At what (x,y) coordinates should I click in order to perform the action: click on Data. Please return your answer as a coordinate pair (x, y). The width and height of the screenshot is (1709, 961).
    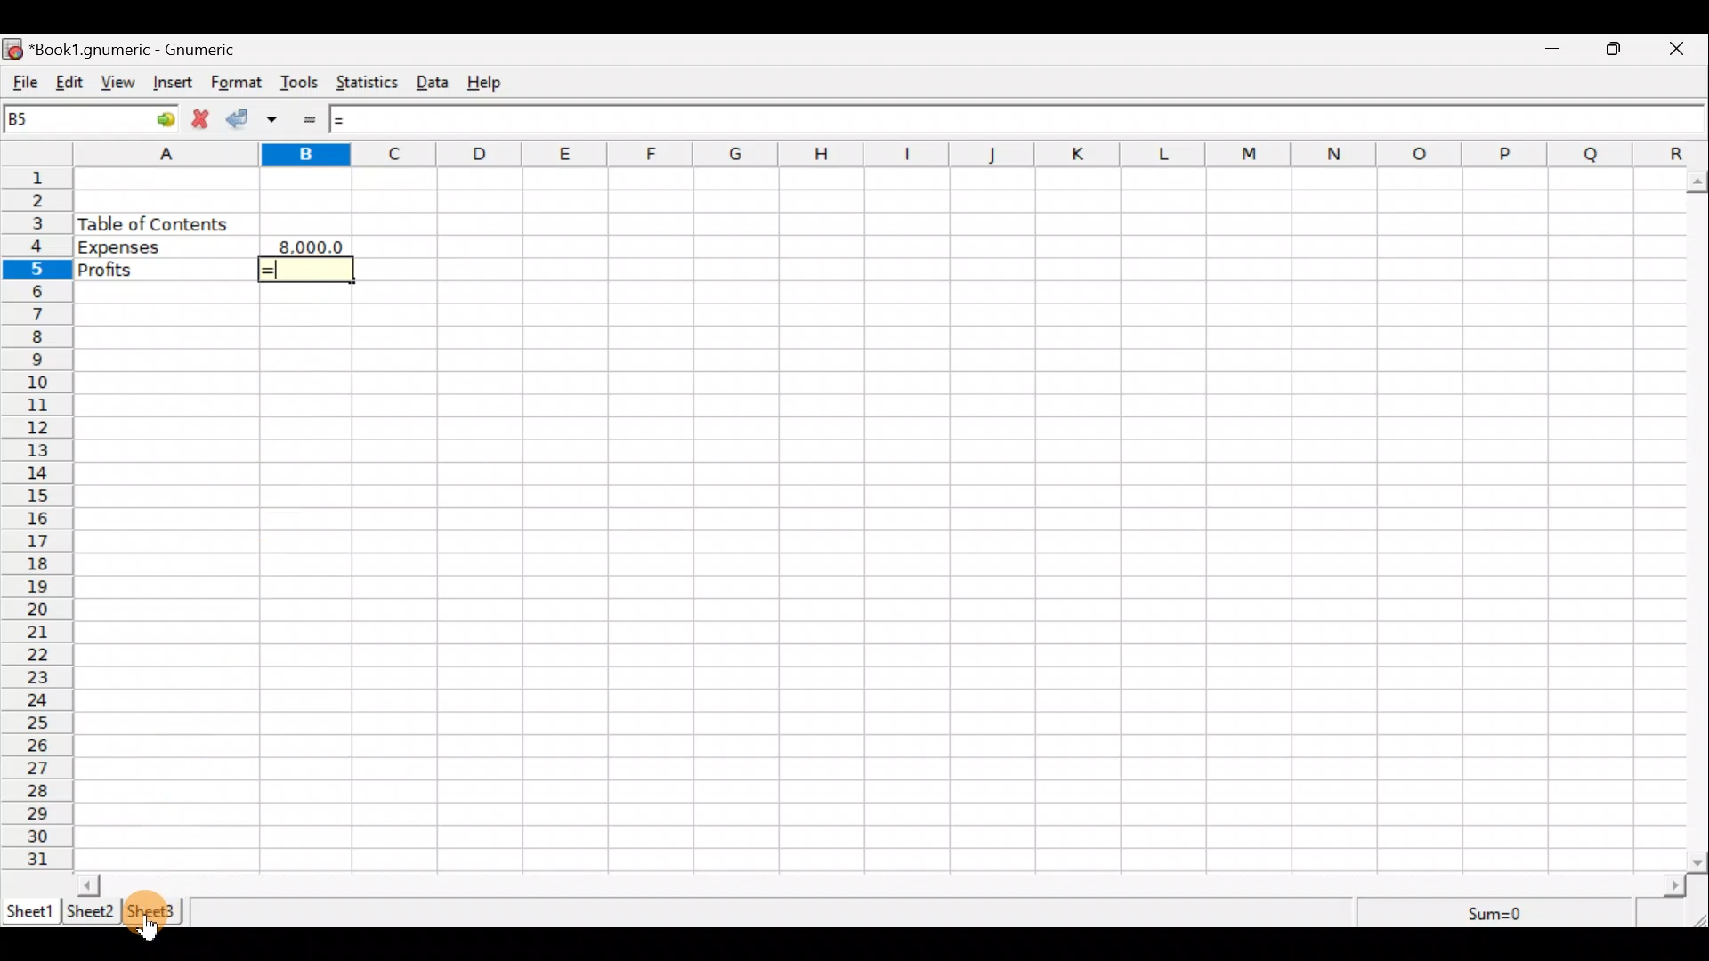
    Looking at the image, I should click on (436, 80).